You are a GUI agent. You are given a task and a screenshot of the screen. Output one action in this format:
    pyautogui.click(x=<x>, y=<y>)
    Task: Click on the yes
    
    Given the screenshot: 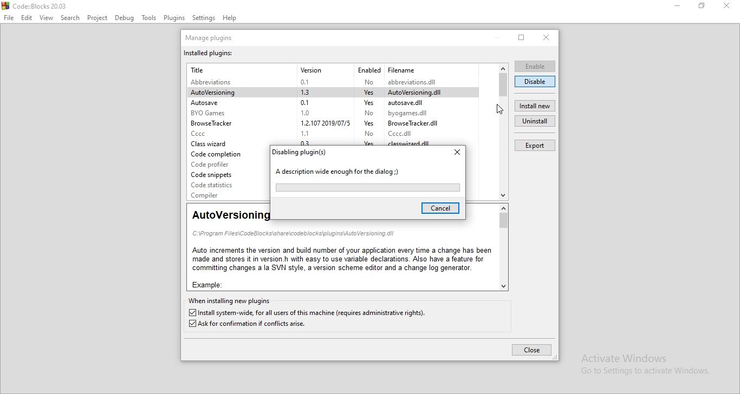 What is the action you would take?
    pyautogui.click(x=367, y=143)
    